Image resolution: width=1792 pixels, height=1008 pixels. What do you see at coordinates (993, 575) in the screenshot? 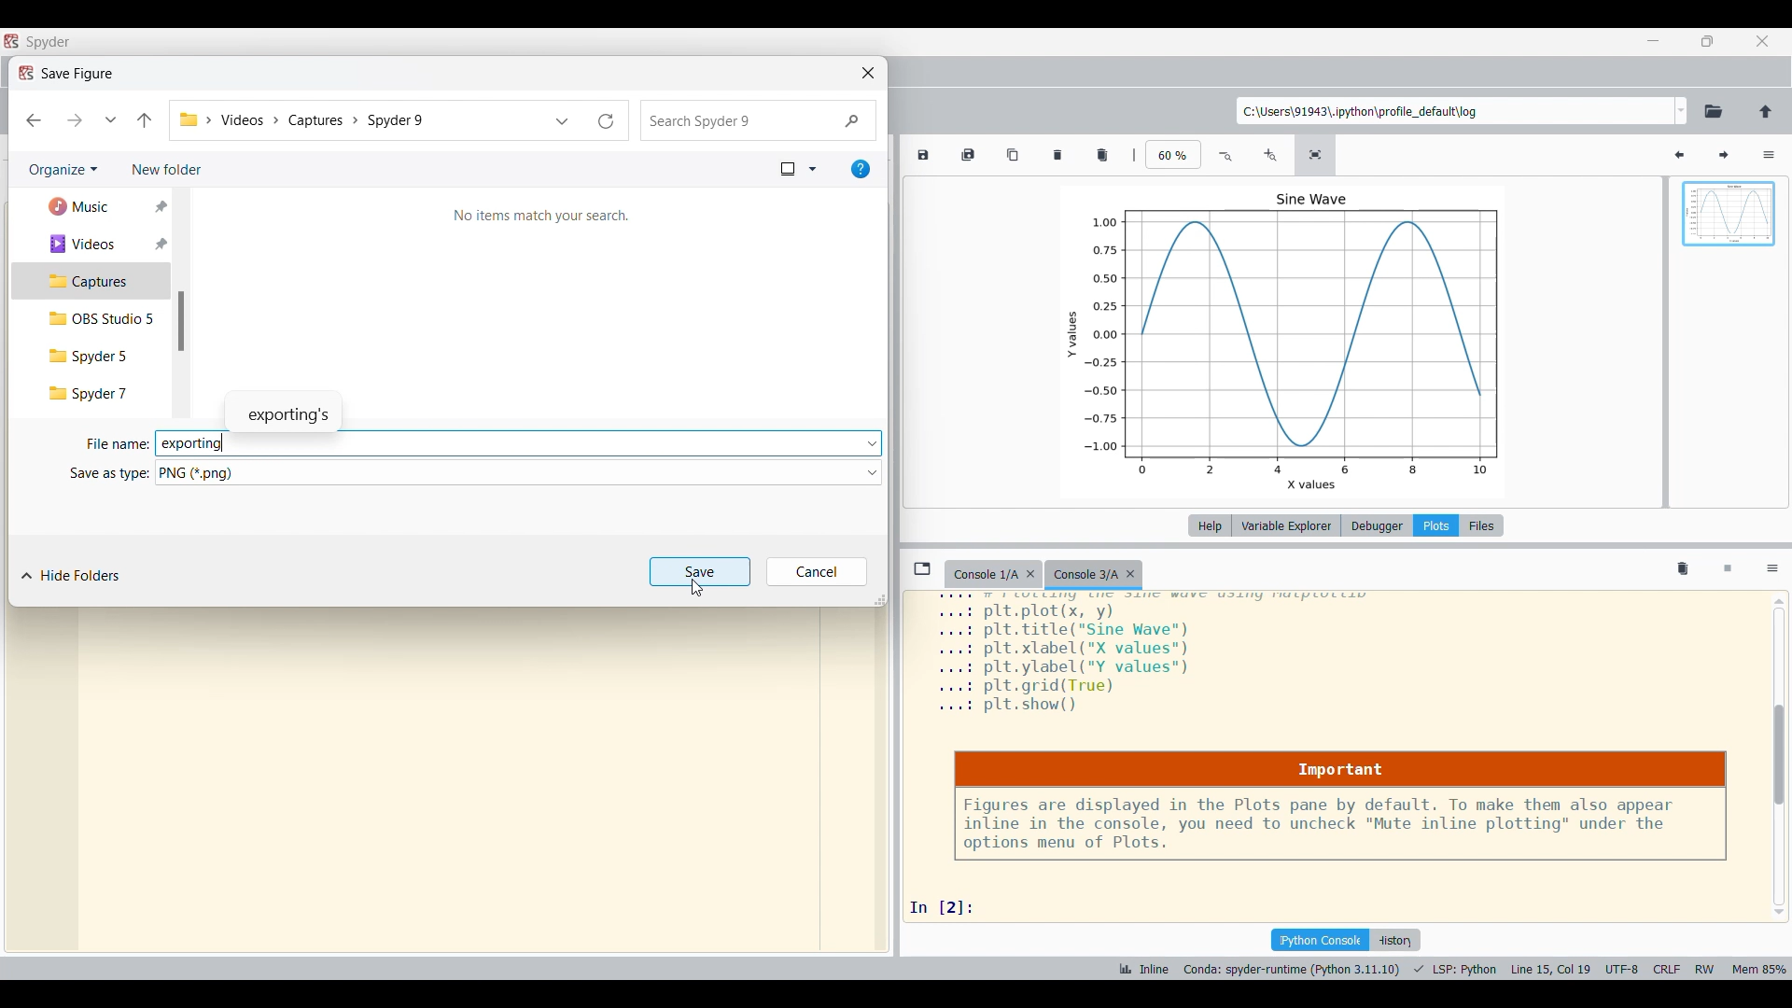
I see `Older tab` at bounding box center [993, 575].